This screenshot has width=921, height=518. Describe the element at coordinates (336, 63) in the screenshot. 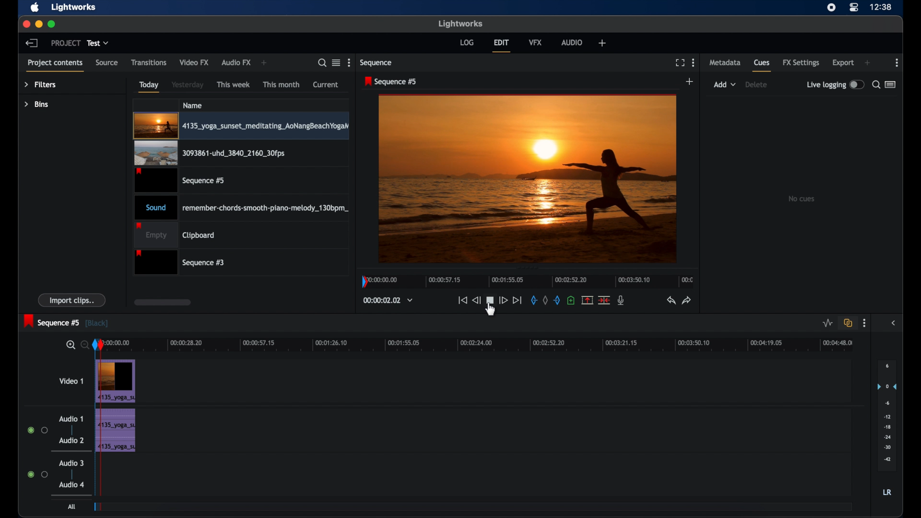

I see `toggle between listened tile view` at that location.